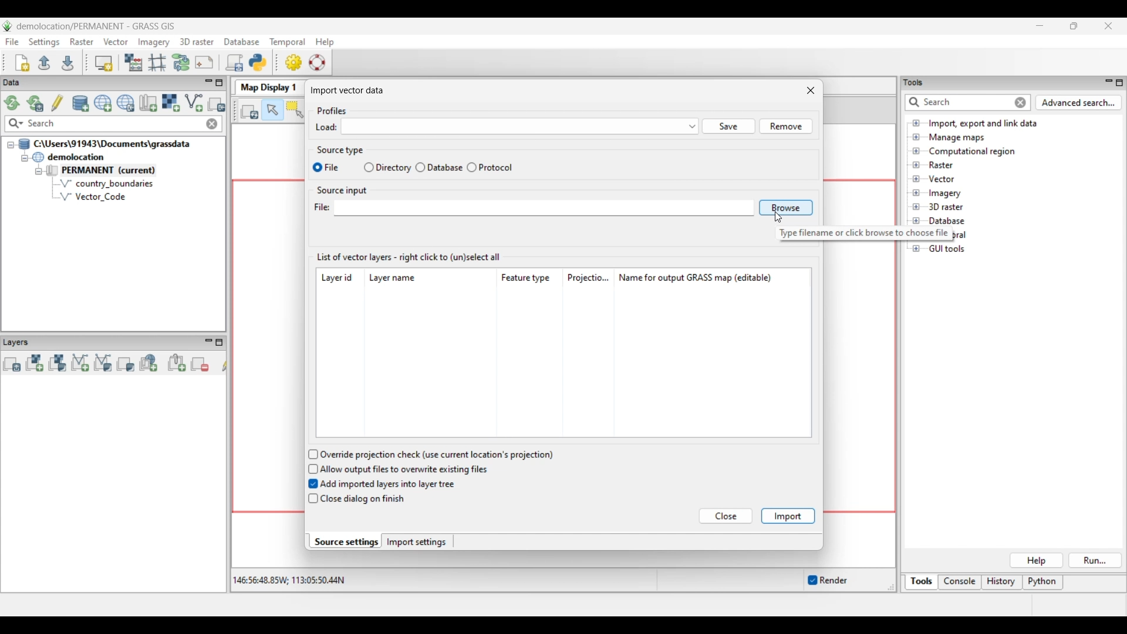 The height and width of the screenshot is (634, 1127). Describe the element at coordinates (785, 126) in the screenshot. I see `Remove input made` at that location.